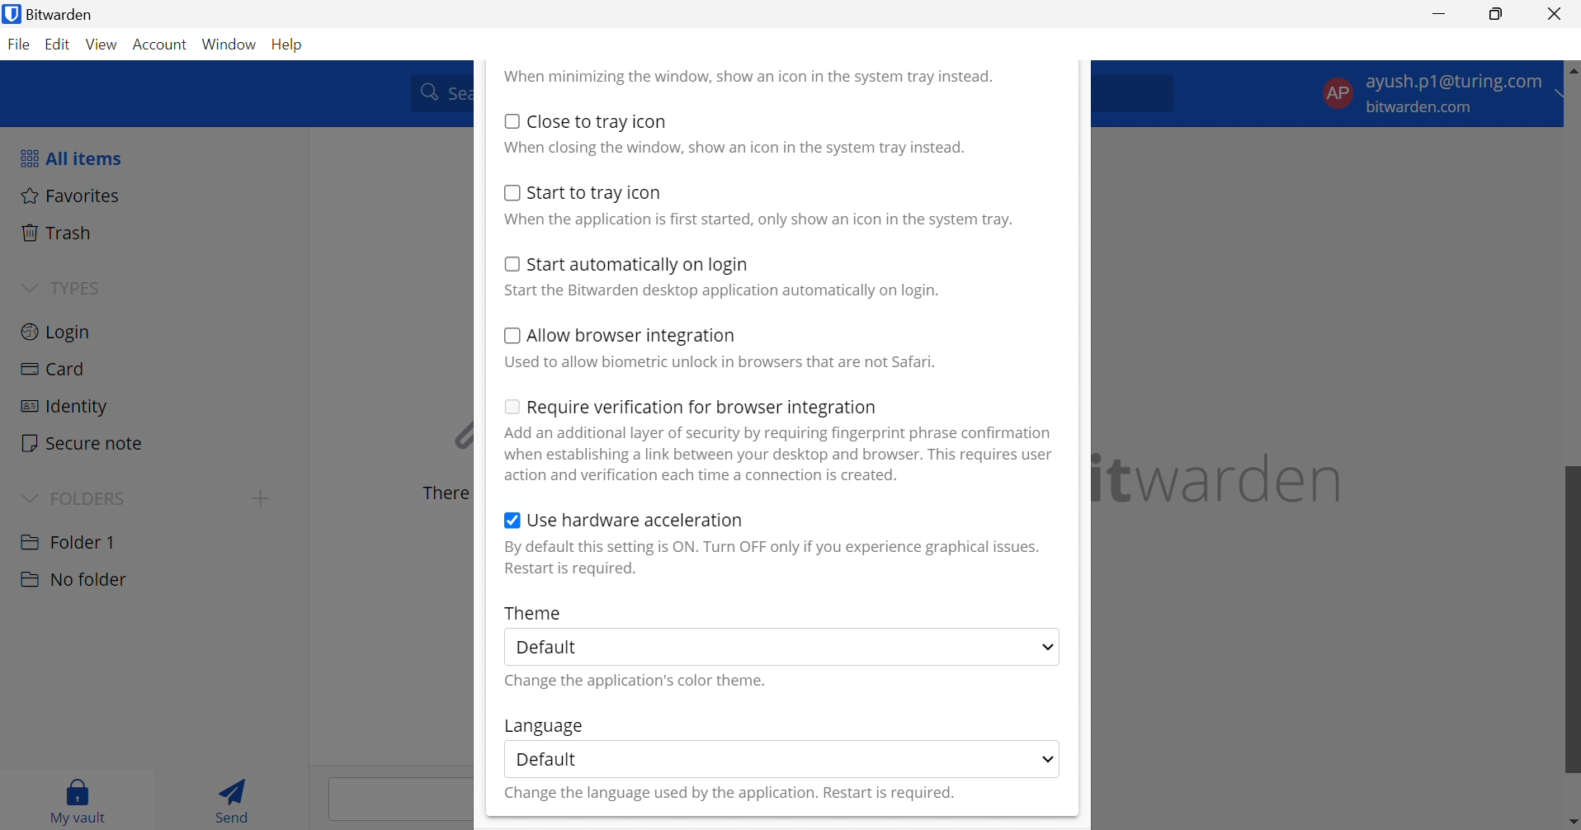 This screenshot has height=830, width=1581. Describe the element at coordinates (1337, 92) in the screenshot. I see `AP` at that location.